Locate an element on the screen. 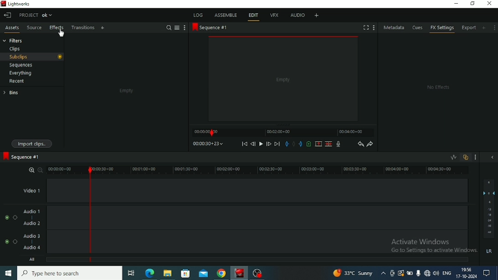 This screenshot has height=280, width=498. Import clips is located at coordinates (31, 143).